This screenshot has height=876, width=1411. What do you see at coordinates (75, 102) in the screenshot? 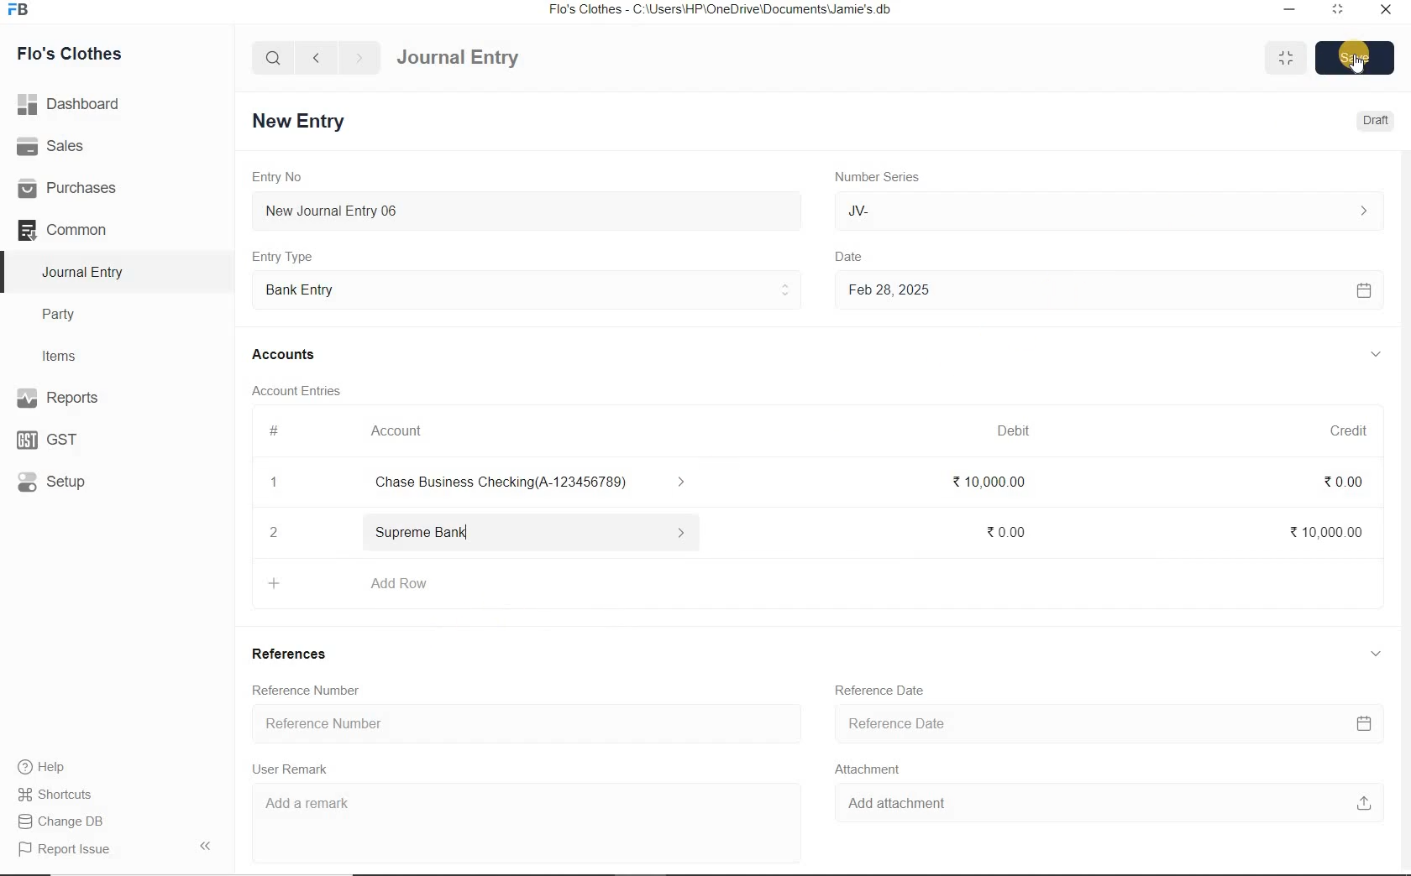
I see `Dashboard` at bounding box center [75, 102].